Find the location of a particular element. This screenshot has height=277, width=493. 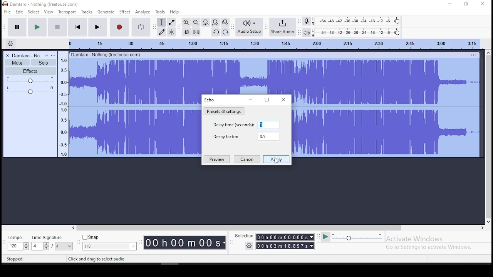

echo is located at coordinates (210, 99).